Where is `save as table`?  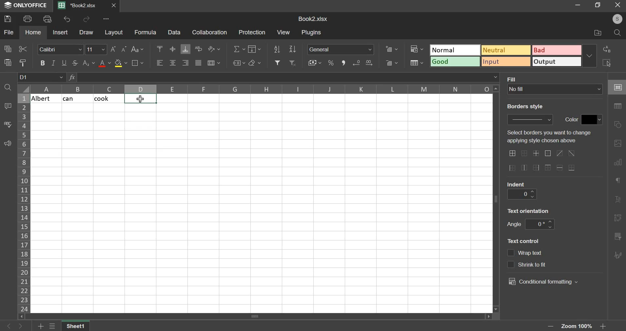
save as table is located at coordinates (417, 63).